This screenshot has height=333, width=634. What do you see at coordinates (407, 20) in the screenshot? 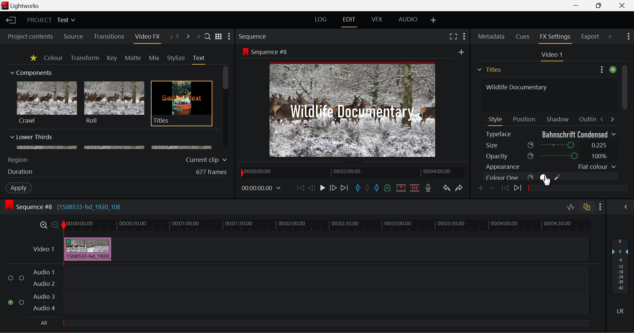
I see `AUDIO Layout` at bounding box center [407, 20].